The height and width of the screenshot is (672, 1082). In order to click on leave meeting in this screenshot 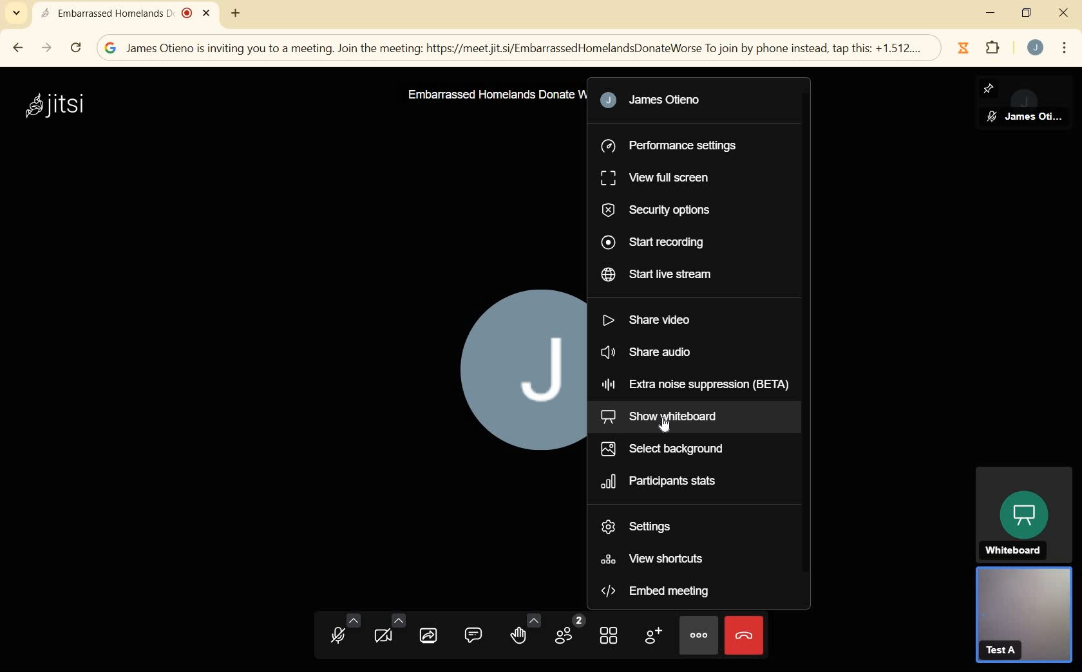, I will do `click(746, 637)`.